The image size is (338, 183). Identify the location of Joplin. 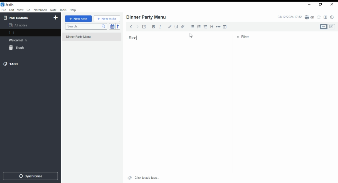
(8, 4).